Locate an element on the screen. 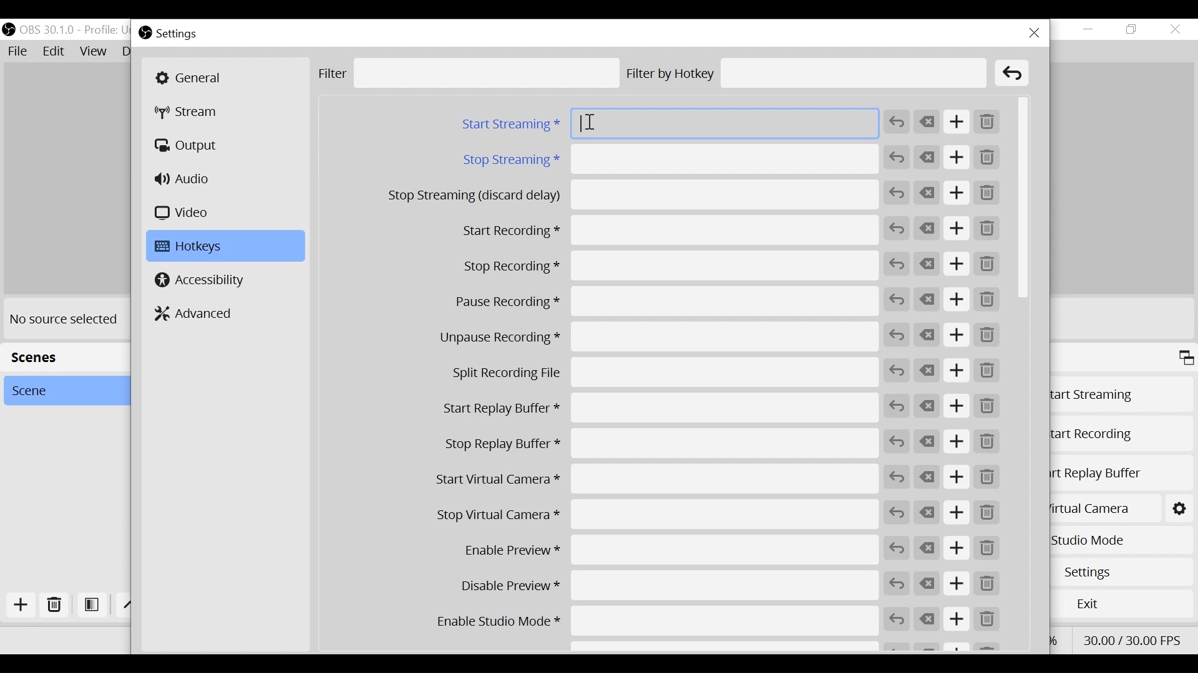  Insertion cursor is located at coordinates (590, 123).